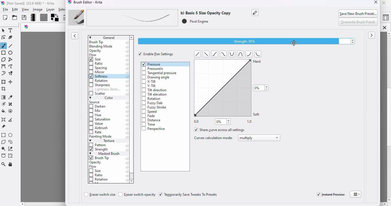 The width and height of the screenshot is (391, 206). Describe the element at coordinates (3, 120) in the screenshot. I see `assistant tool` at that location.